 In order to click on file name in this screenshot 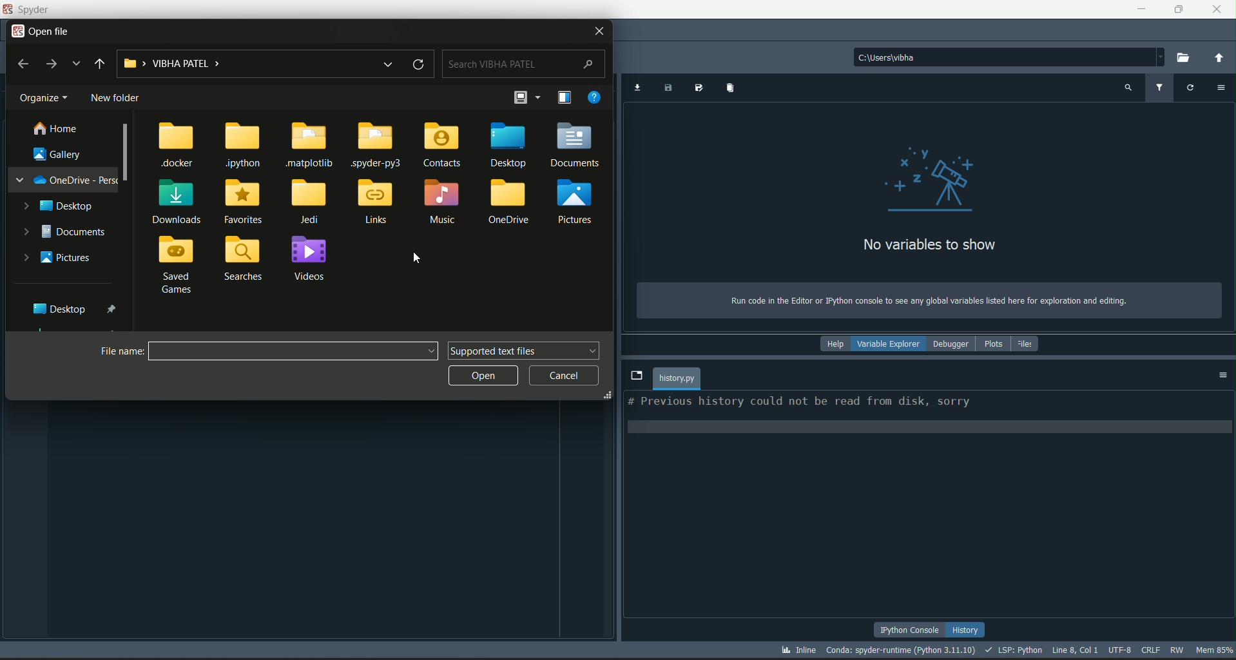, I will do `click(122, 352)`.